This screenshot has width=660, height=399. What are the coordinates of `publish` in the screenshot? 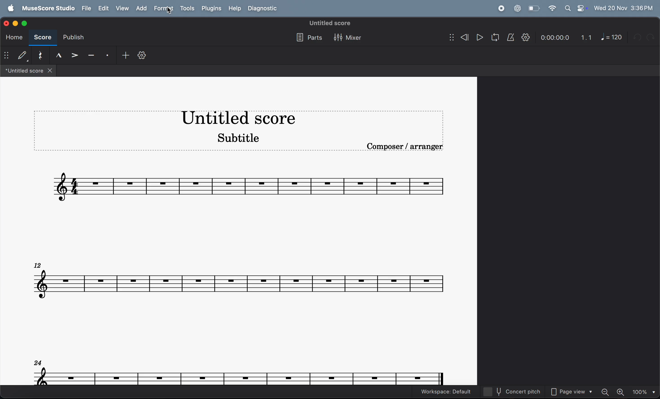 It's located at (72, 39).